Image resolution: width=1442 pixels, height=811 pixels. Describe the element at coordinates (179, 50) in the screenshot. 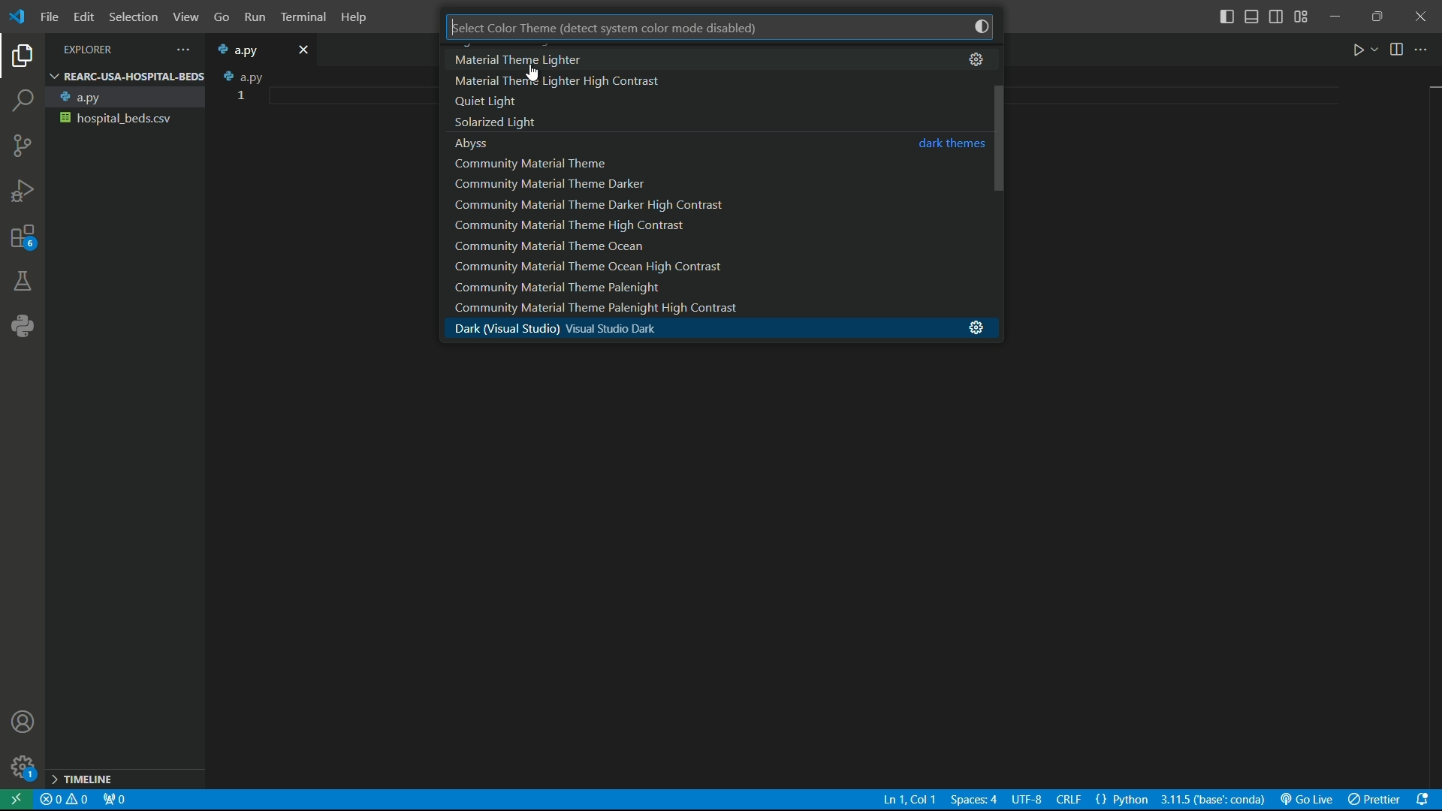

I see `more actions` at that location.